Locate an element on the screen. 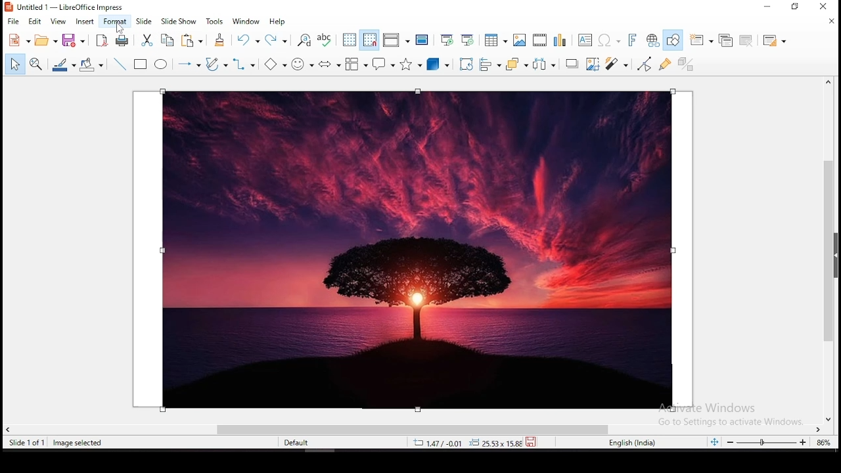 This screenshot has height=473, width=841. insert is located at coordinates (85, 22).